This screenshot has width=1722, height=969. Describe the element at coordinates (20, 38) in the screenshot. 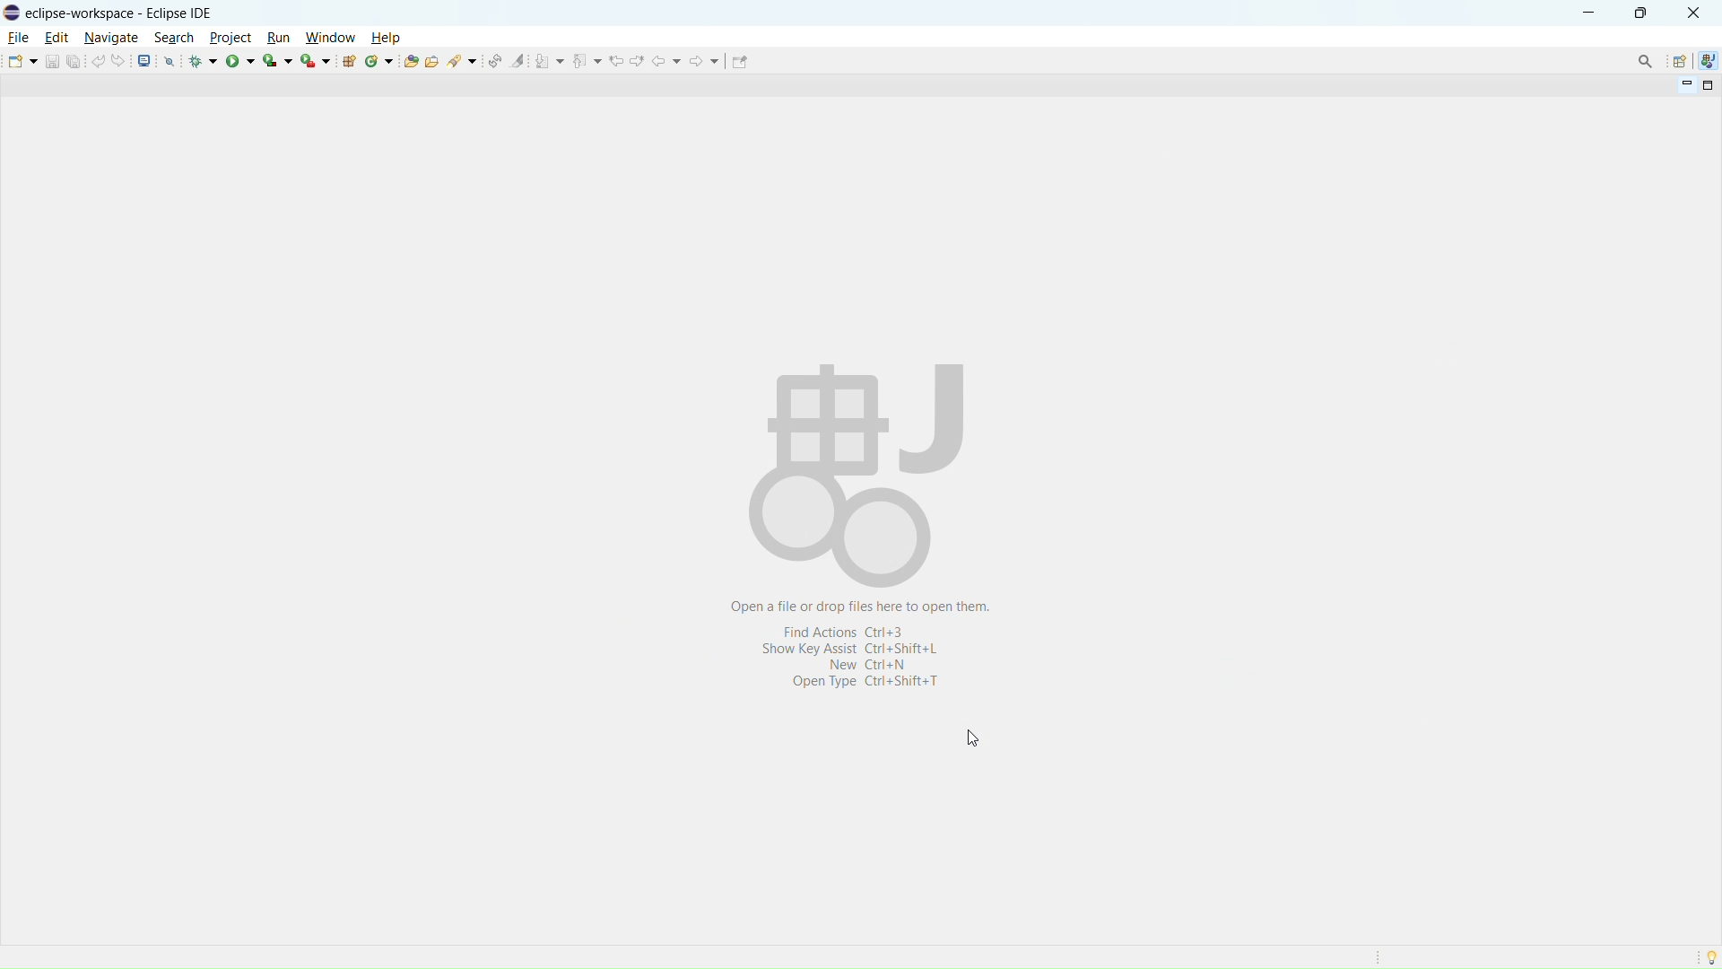

I see `file` at that location.